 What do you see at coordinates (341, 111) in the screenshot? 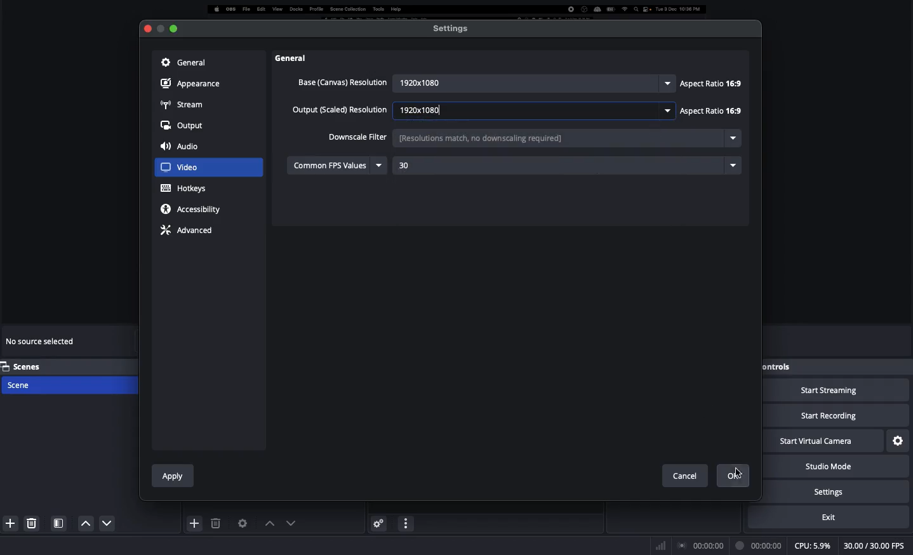
I see `Output resolution ` at bounding box center [341, 111].